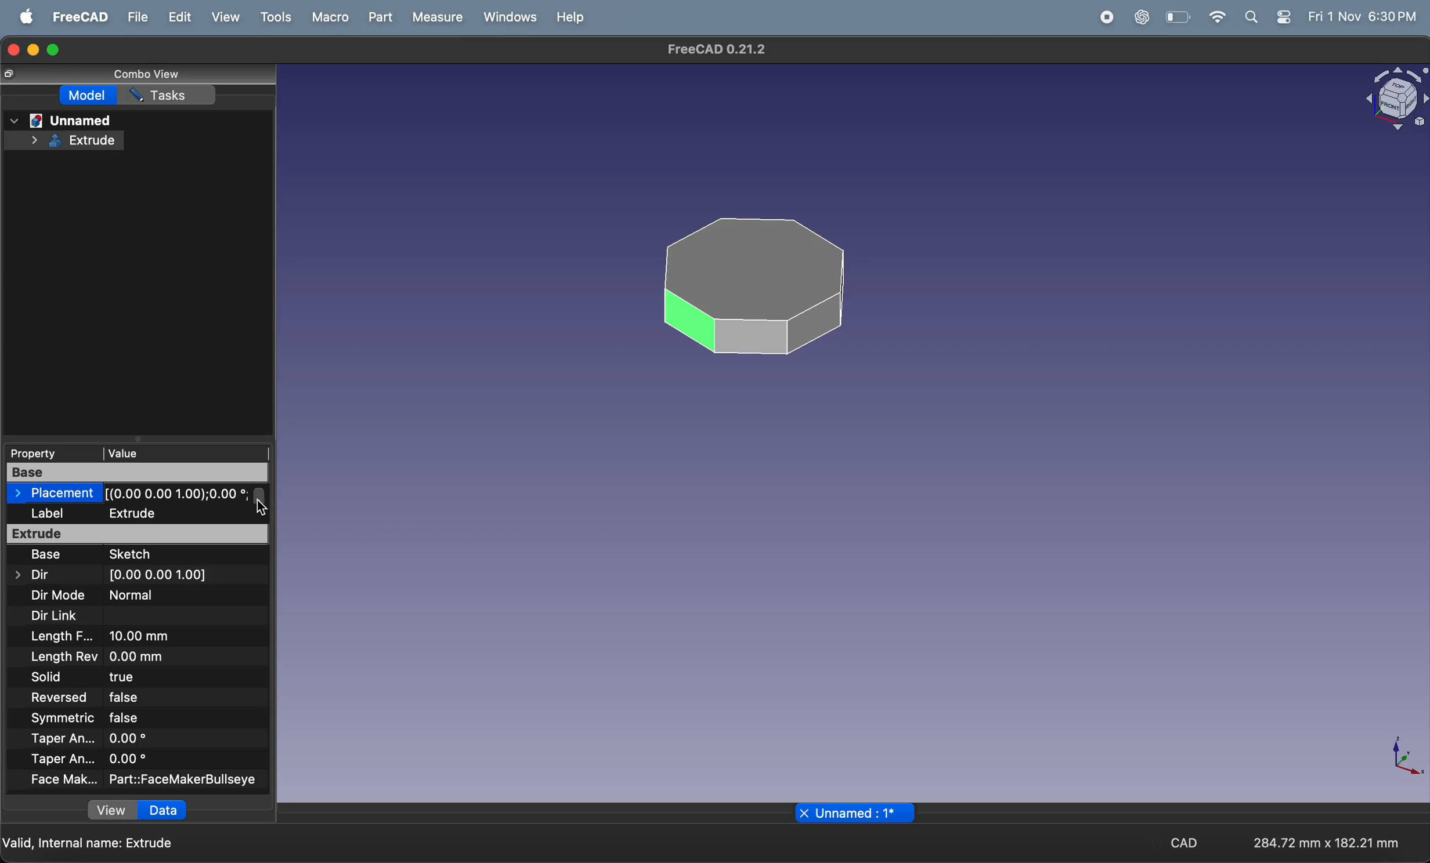 This screenshot has height=863, width=1430. Describe the element at coordinates (1409, 759) in the screenshot. I see `axis` at that location.